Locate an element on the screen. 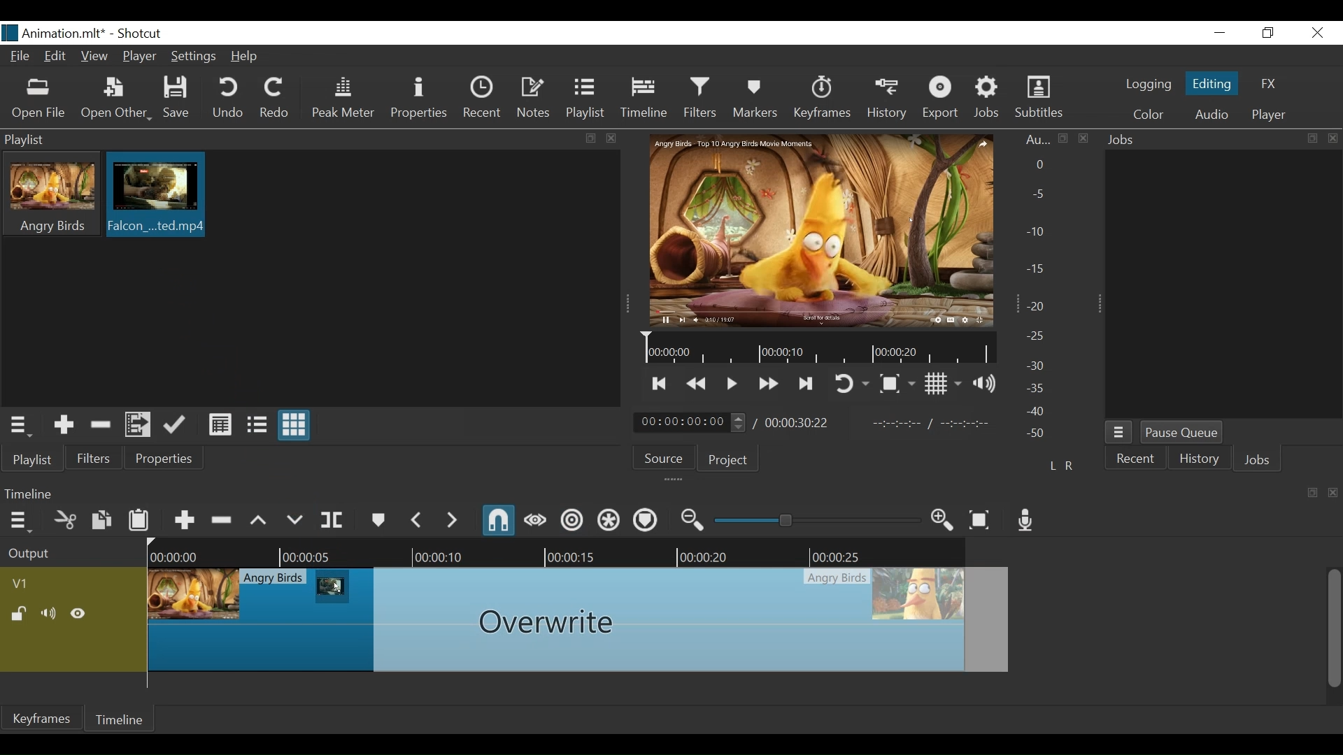 Image resolution: width=1343 pixels, height=755 pixels. Split at playhead is located at coordinates (332, 519).